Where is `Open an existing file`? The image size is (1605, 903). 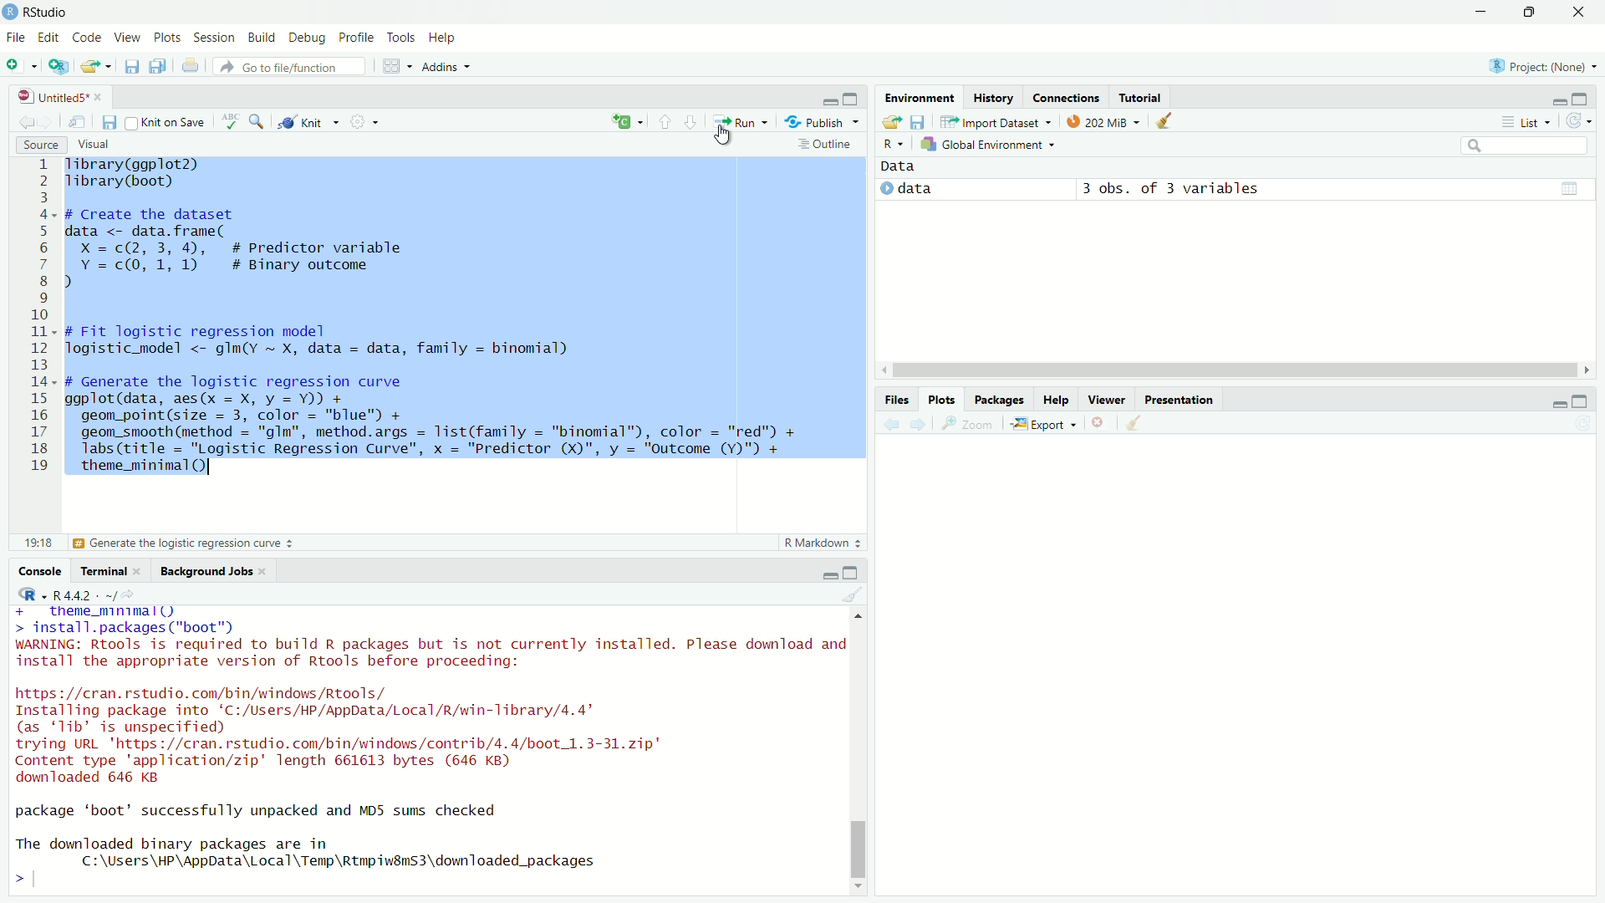 Open an existing file is located at coordinates (89, 67).